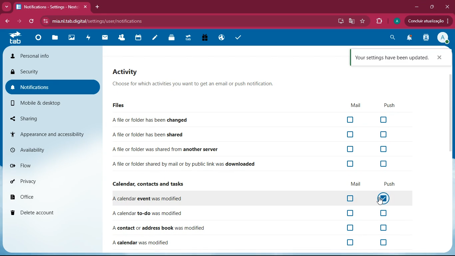 The width and height of the screenshot is (455, 256). Describe the element at coordinates (47, 104) in the screenshot. I see `mobile & desktop` at that location.